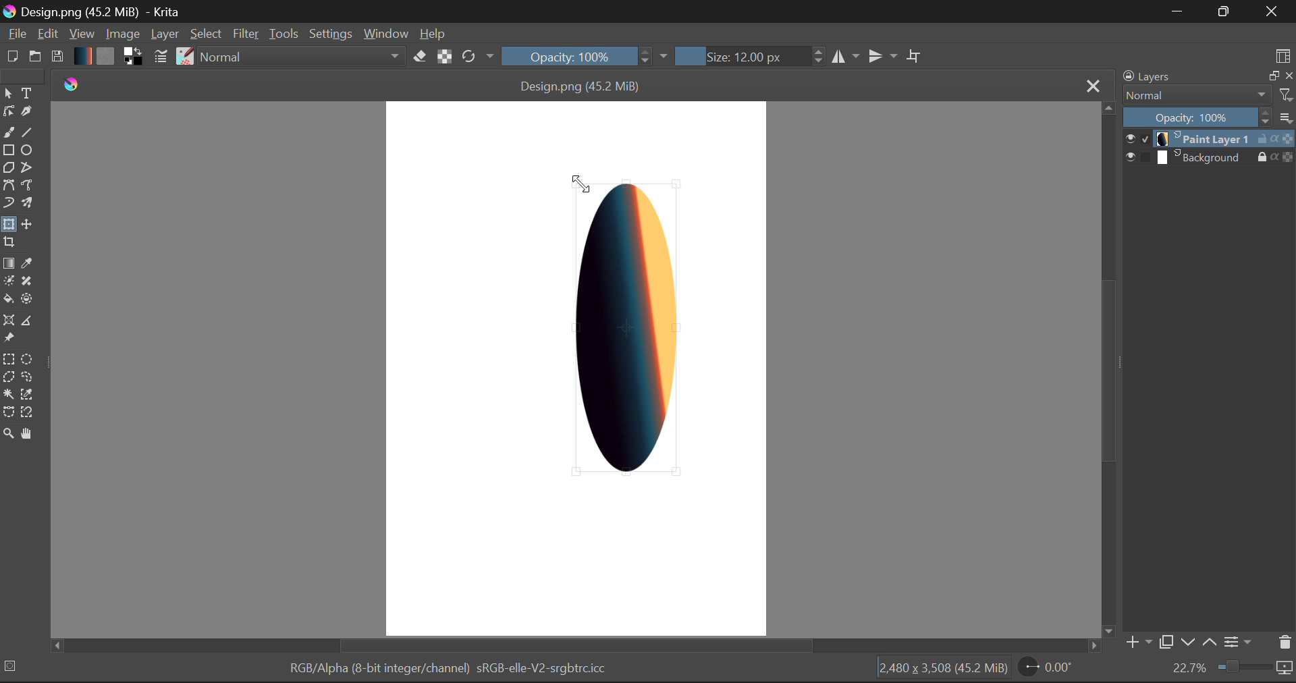 The width and height of the screenshot is (1296, 683). What do you see at coordinates (105, 57) in the screenshot?
I see `Pattern` at bounding box center [105, 57].